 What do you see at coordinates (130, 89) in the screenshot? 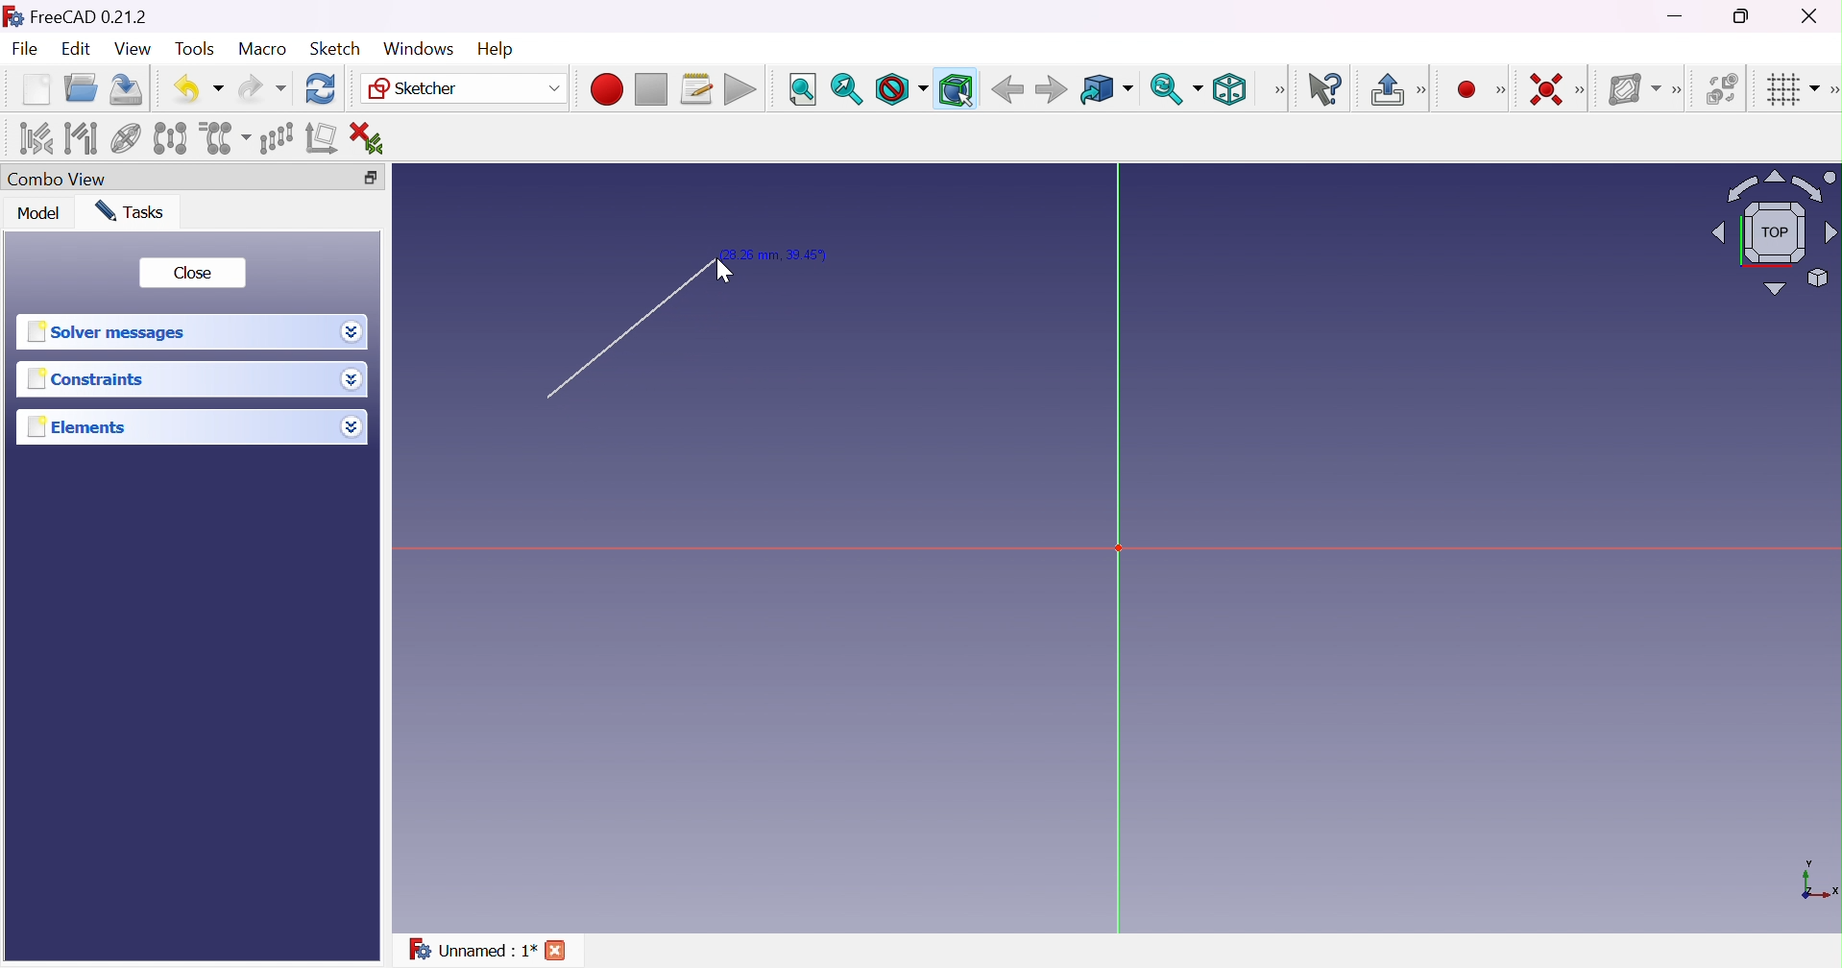
I see `Save` at bounding box center [130, 89].